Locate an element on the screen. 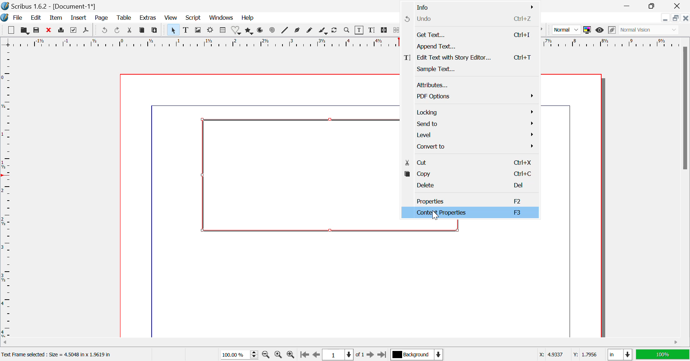 This screenshot has height=361, width=690. Edit in Preview Mode is located at coordinates (612, 31).